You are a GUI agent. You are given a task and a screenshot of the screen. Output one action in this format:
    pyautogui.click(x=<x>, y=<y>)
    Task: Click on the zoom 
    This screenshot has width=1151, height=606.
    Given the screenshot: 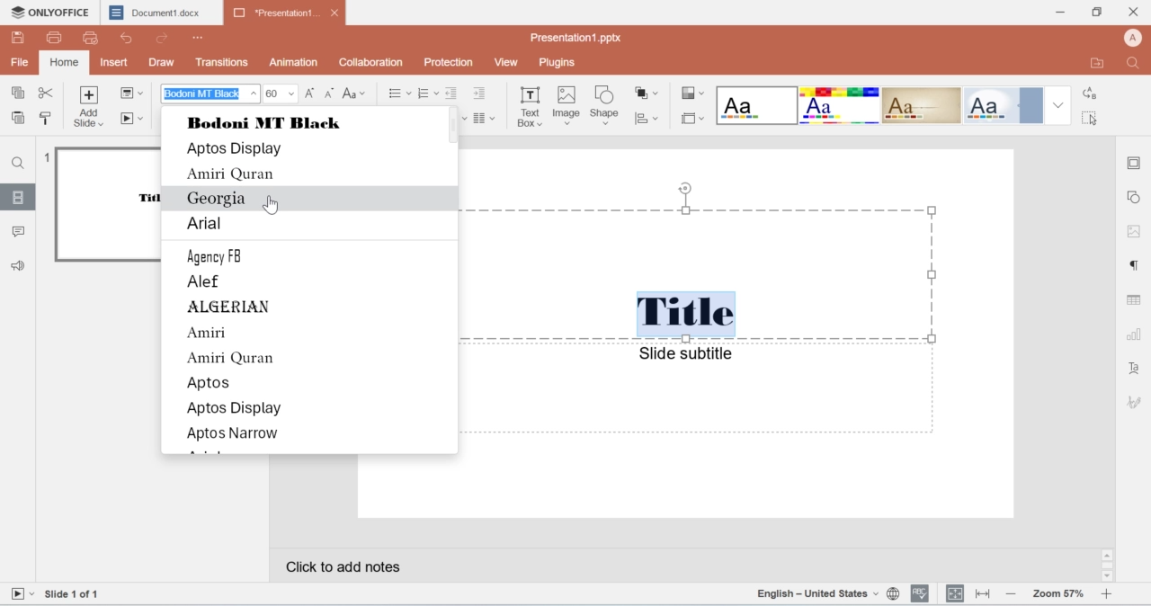 What is the action you would take?
    pyautogui.click(x=1057, y=594)
    